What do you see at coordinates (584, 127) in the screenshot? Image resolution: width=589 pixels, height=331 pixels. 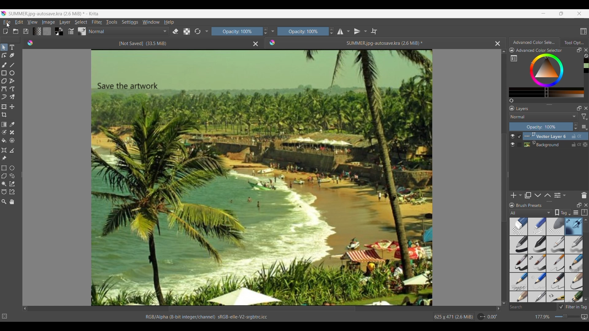 I see `More settings` at bounding box center [584, 127].